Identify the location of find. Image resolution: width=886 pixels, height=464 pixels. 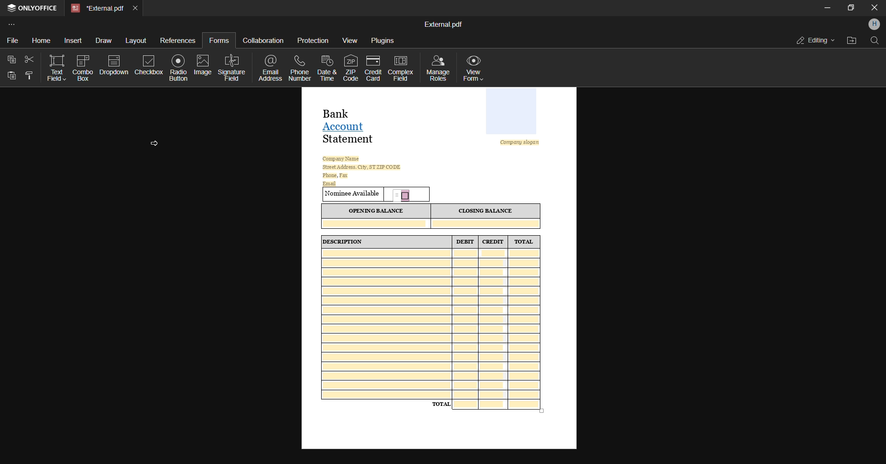
(875, 42).